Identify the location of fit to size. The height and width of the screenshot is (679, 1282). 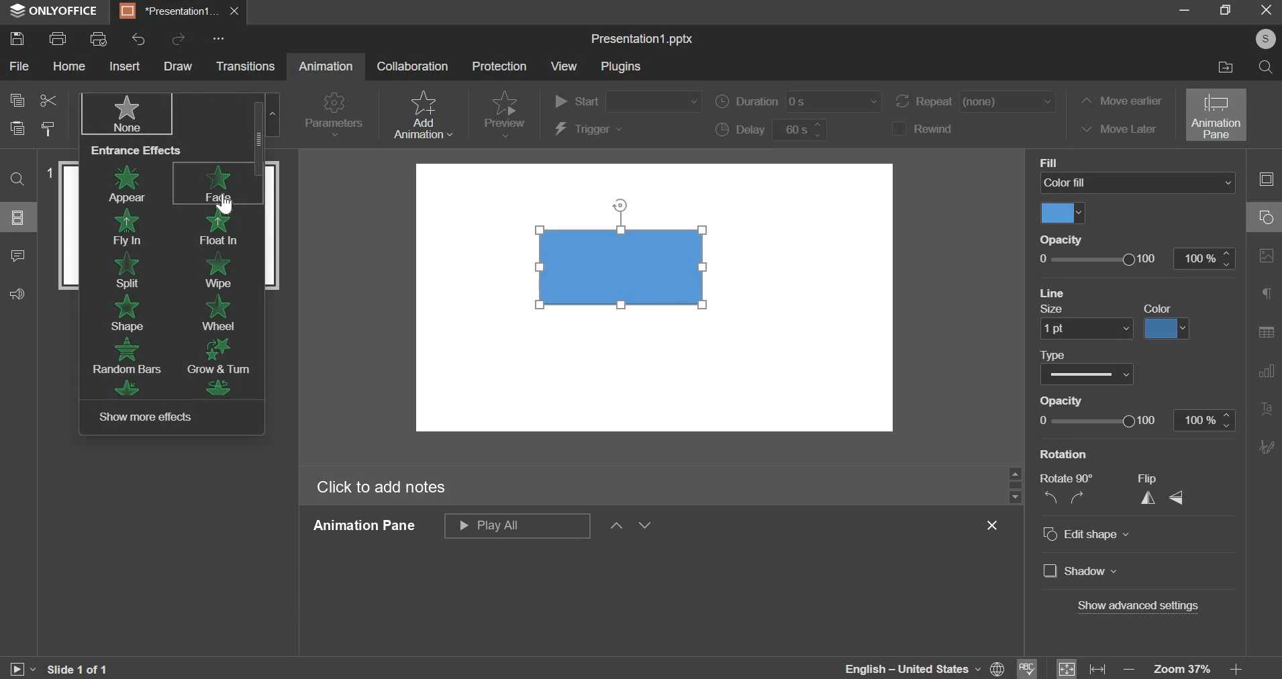
(1067, 668).